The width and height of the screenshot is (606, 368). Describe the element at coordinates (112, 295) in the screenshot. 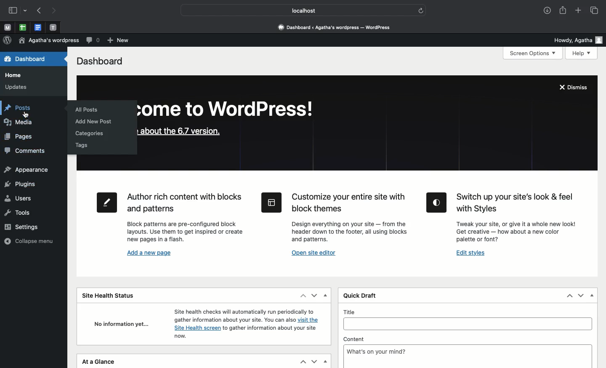

I see `Site health status` at that location.